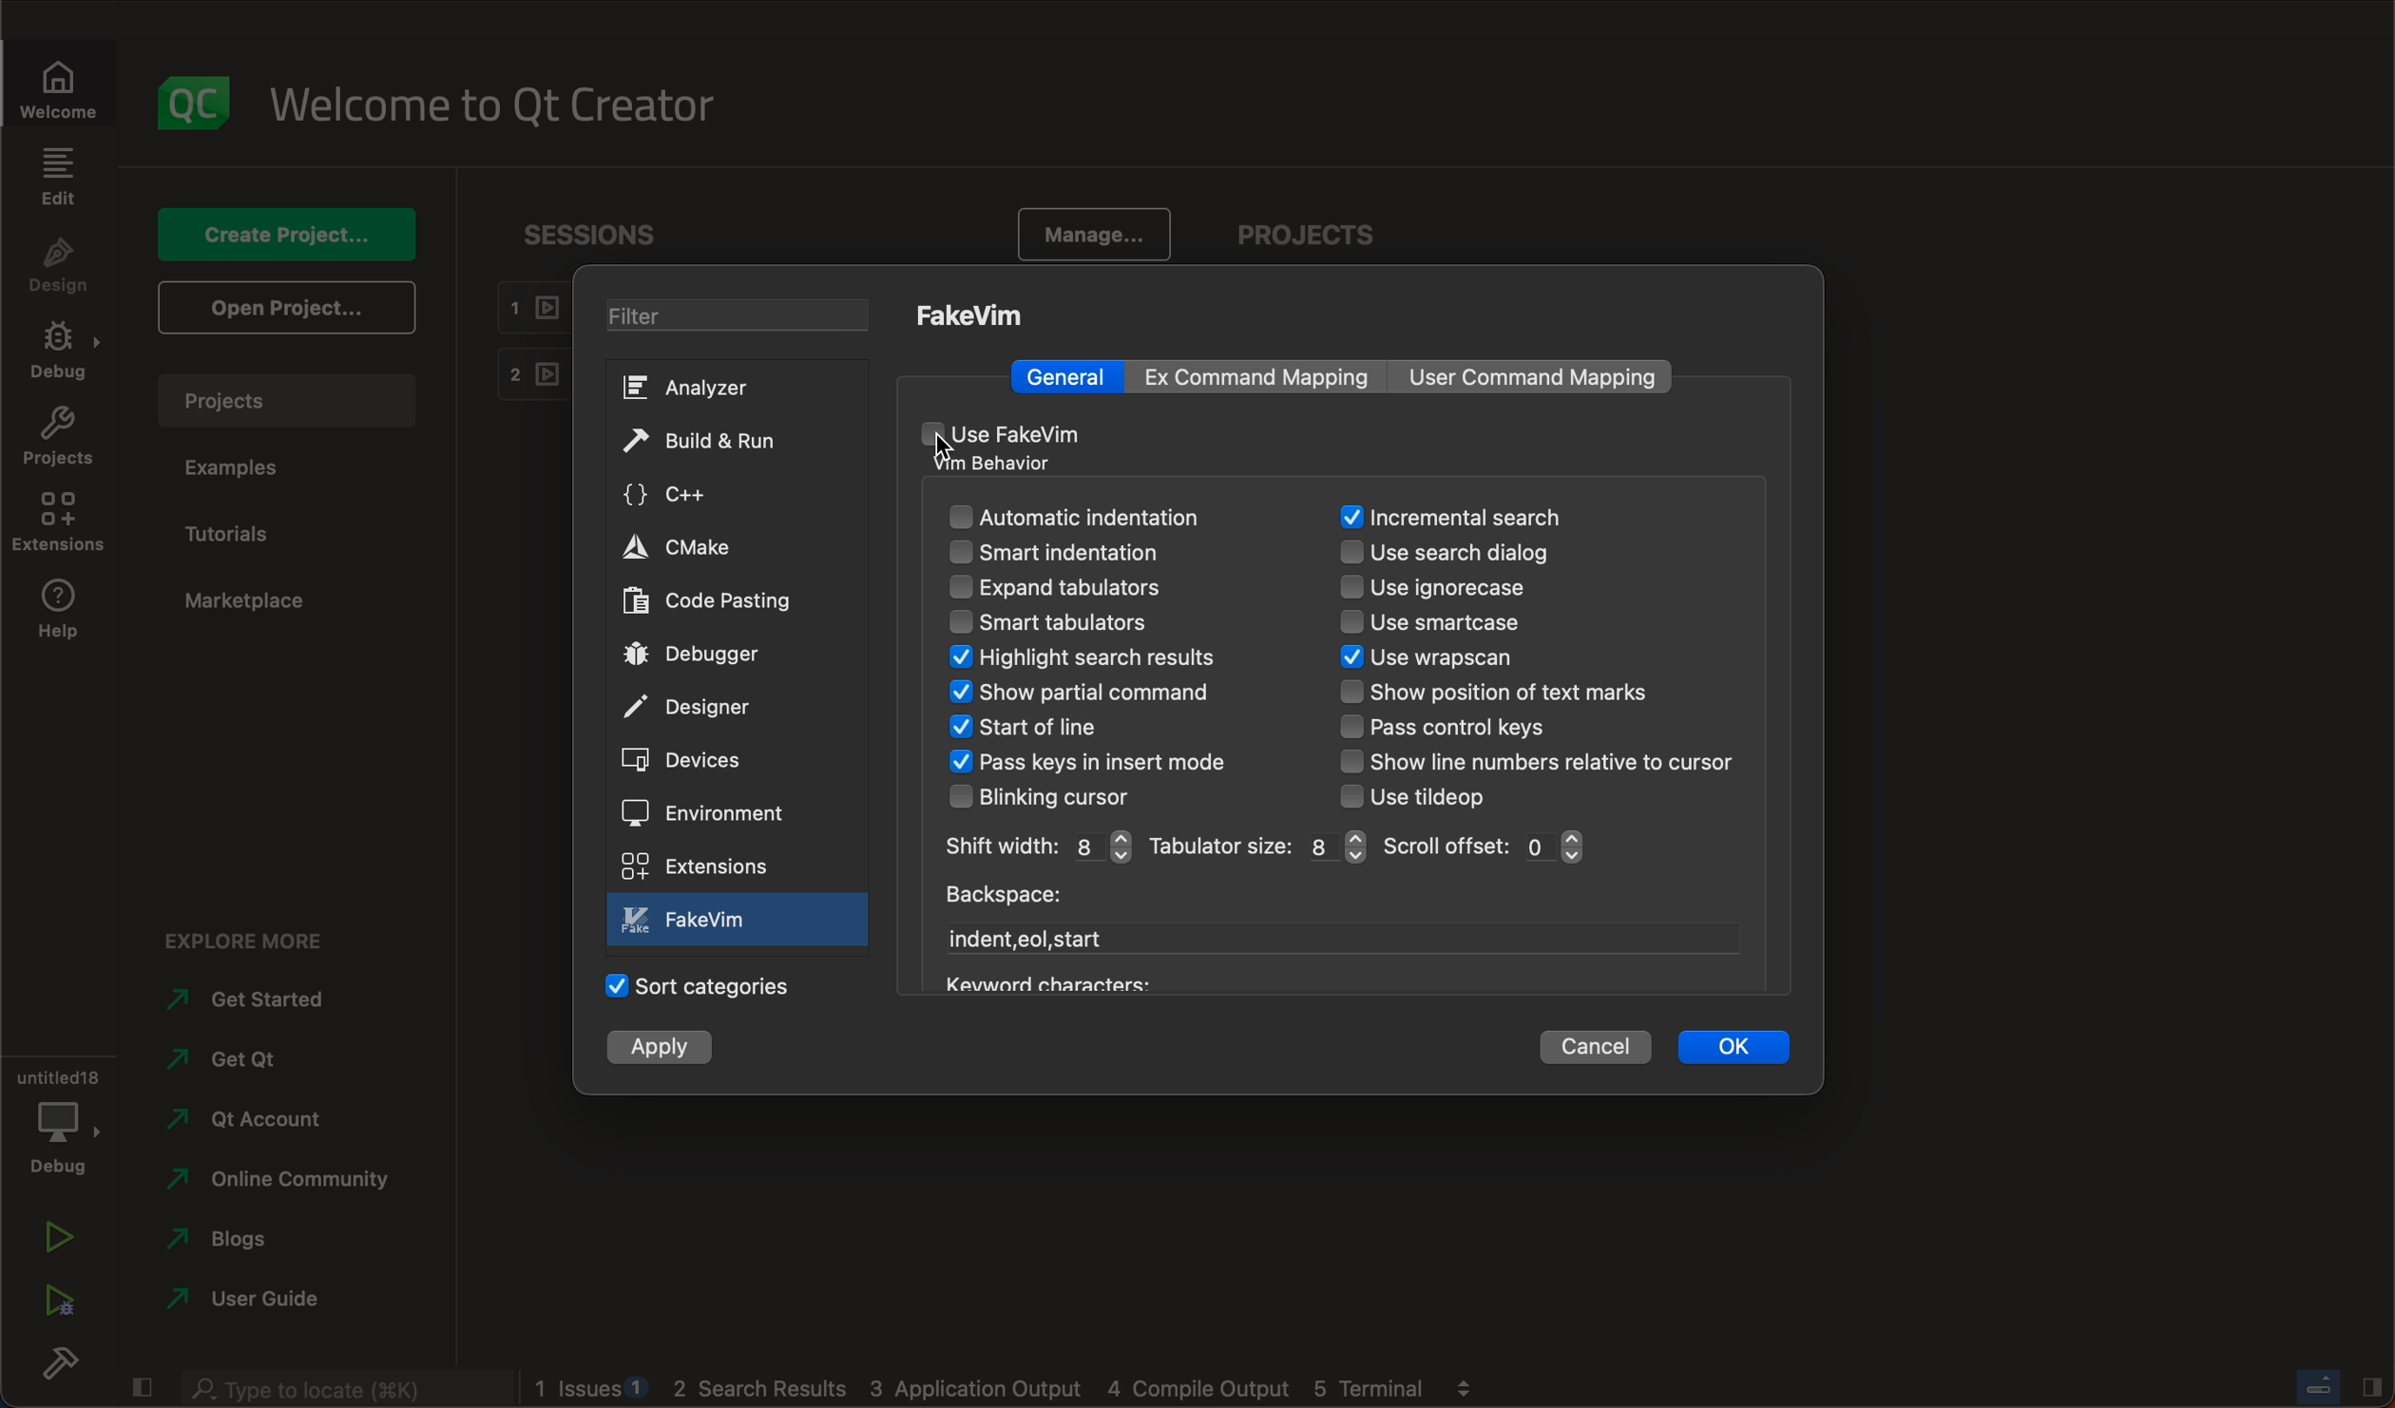 The height and width of the screenshot is (1408, 2395). I want to click on categories, so click(702, 984).